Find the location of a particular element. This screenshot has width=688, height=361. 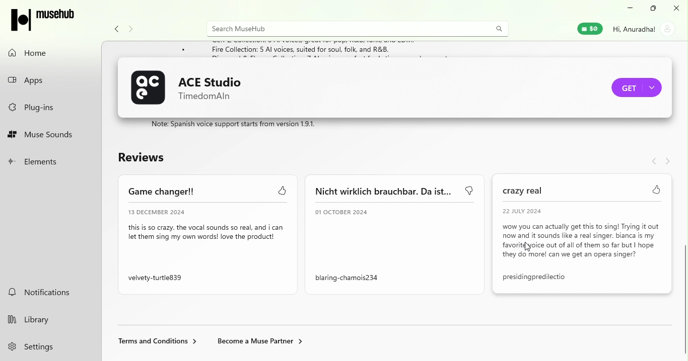

maximize is located at coordinates (654, 9).